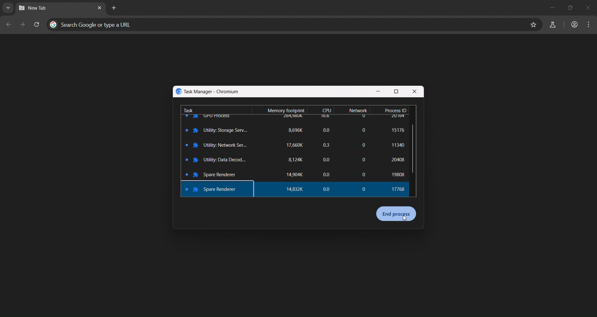  What do you see at coordinates (328, 129) in the screenshot?
I see `no` at bounding box center [328, 129].